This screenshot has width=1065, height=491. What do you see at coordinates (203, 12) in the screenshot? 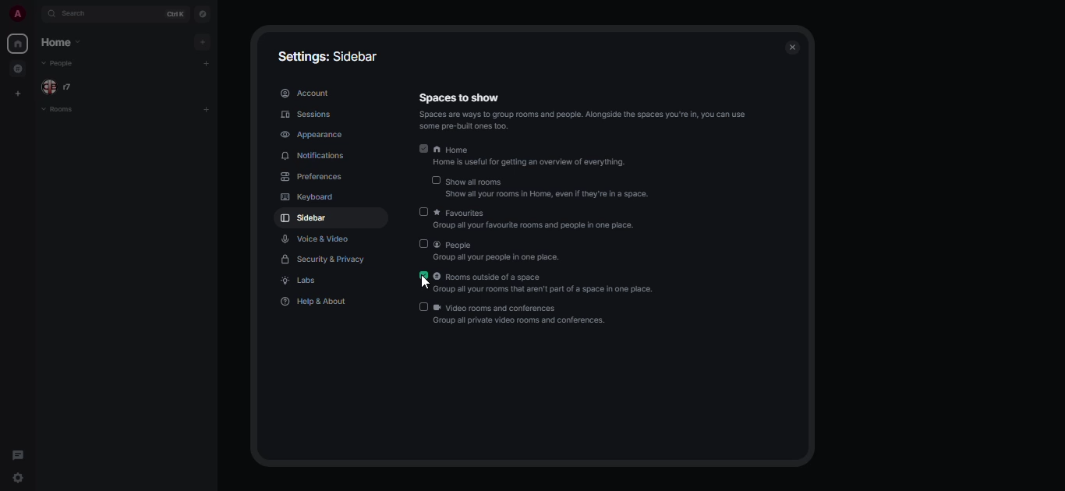
I see `navigator` at bounding box center [203, 12].